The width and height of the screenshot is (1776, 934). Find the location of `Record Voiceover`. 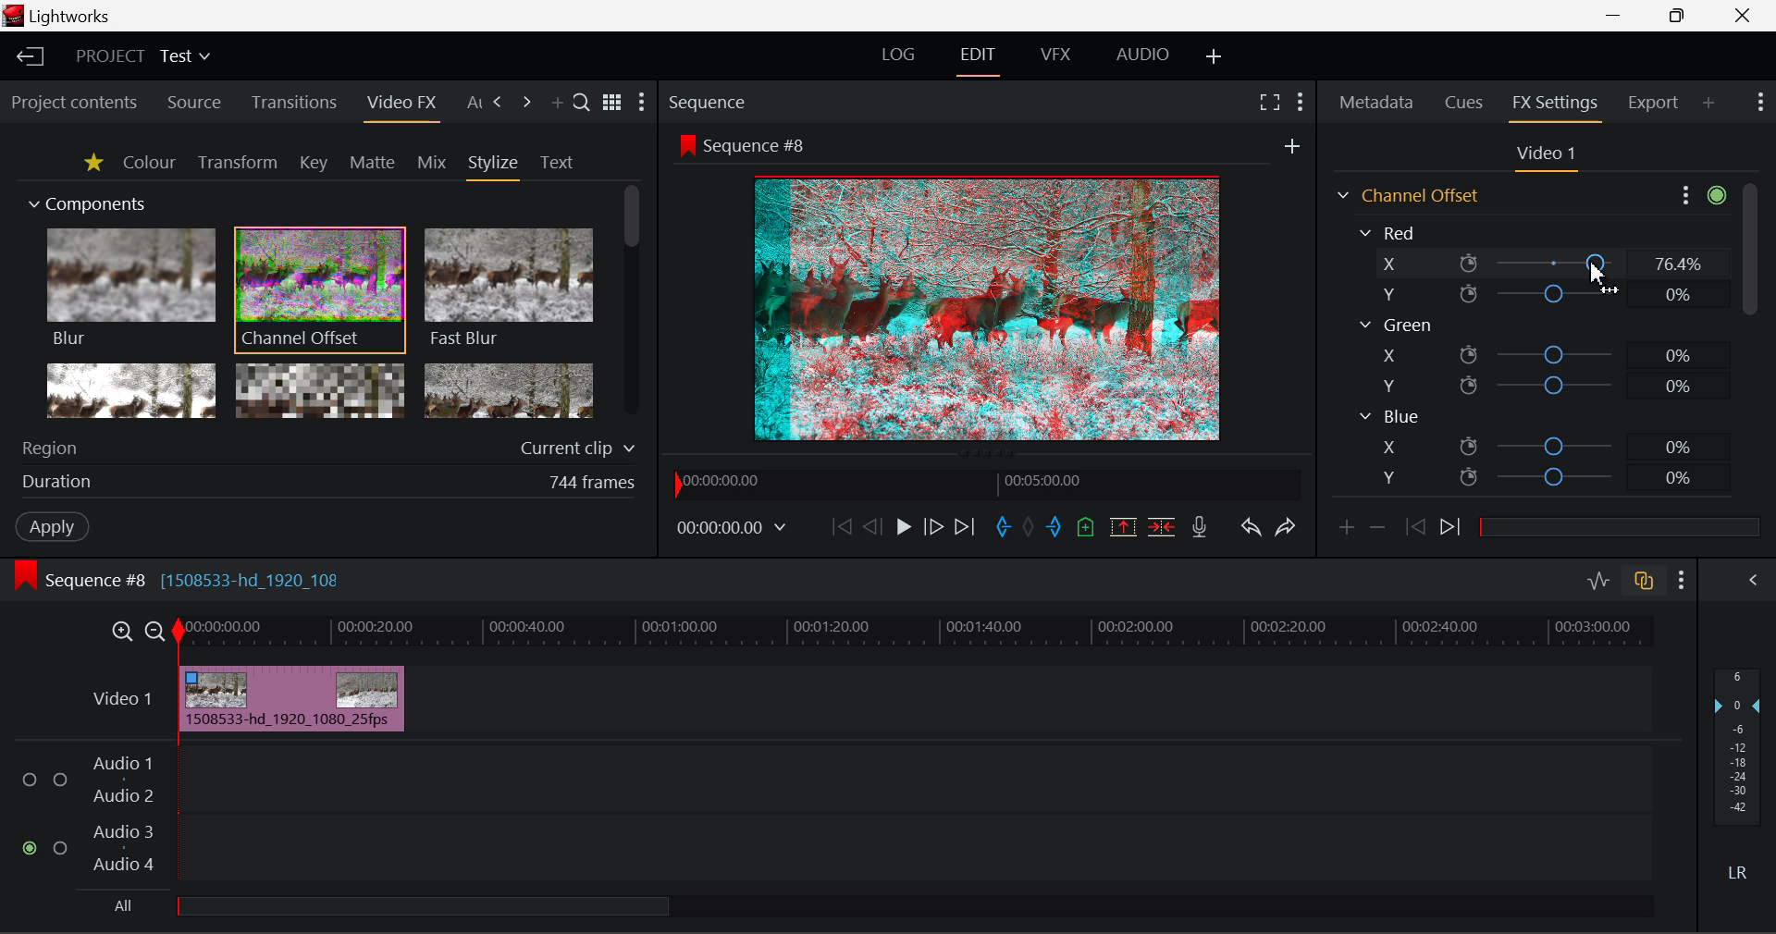

Record Voiceover is located at coordinates (1200, 529).